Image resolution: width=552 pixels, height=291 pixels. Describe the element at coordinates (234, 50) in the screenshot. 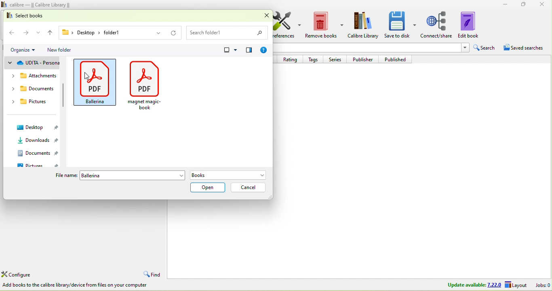

I see `view` at that location.